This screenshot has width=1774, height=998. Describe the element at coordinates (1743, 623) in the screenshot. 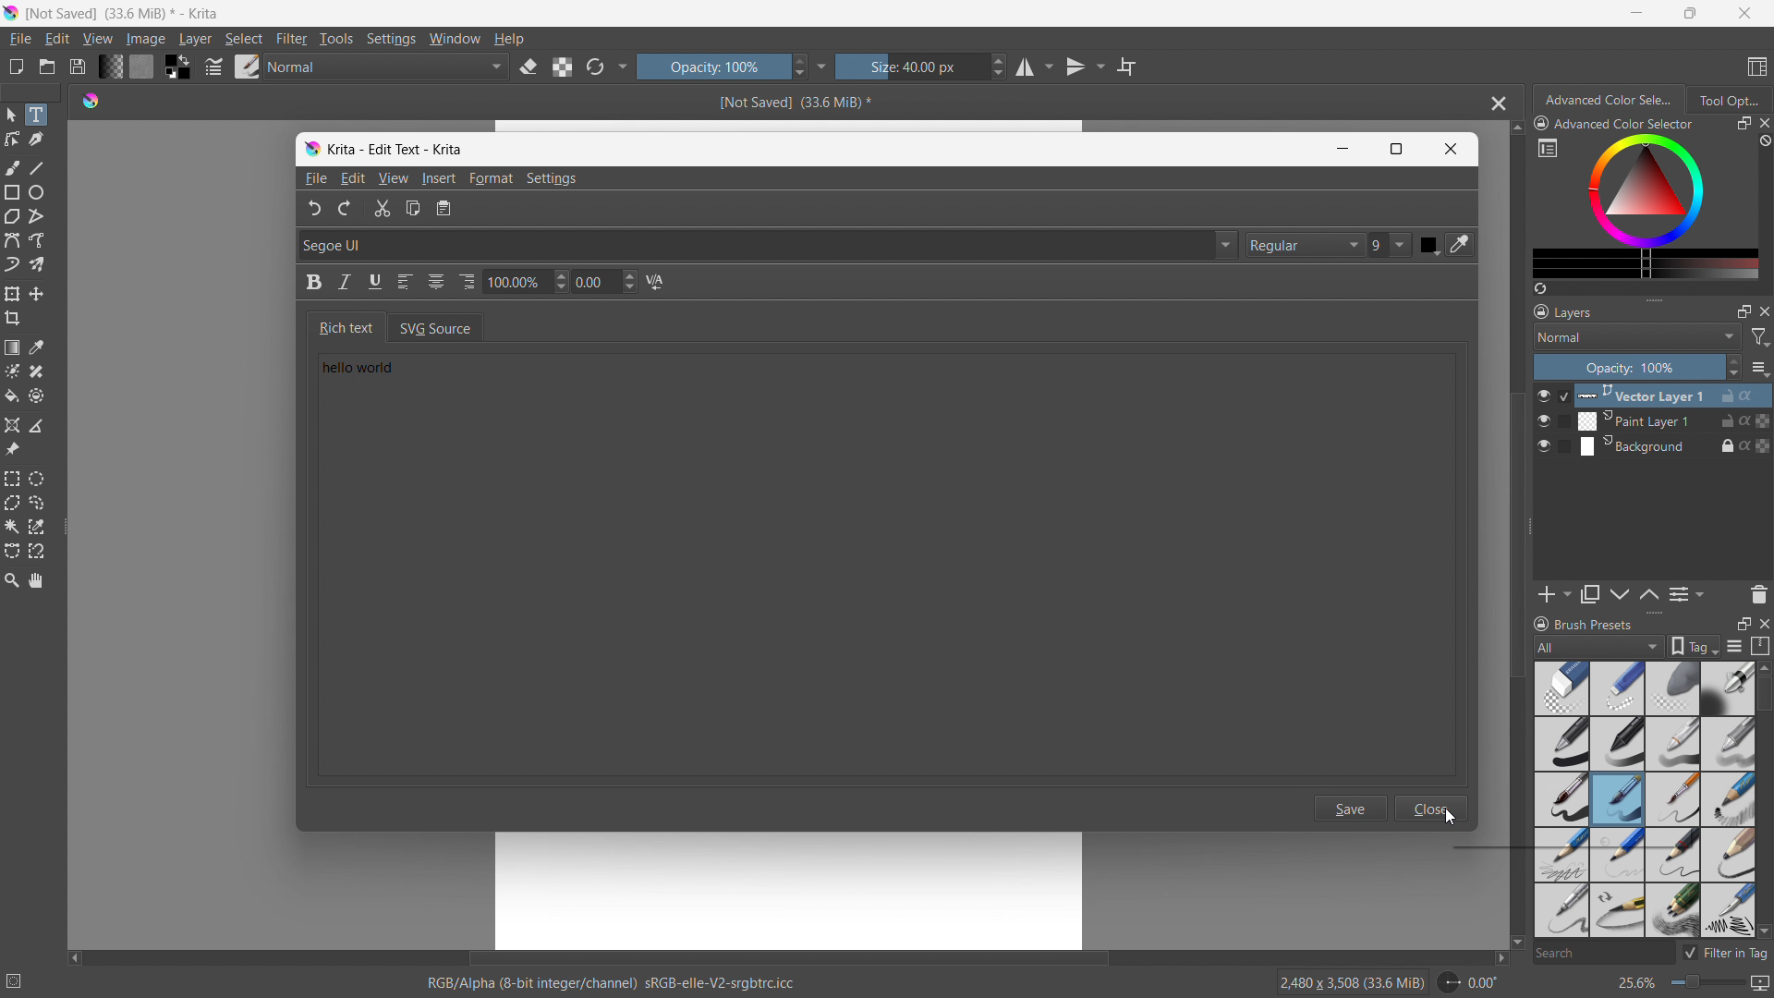

I see `maximize` at that location.